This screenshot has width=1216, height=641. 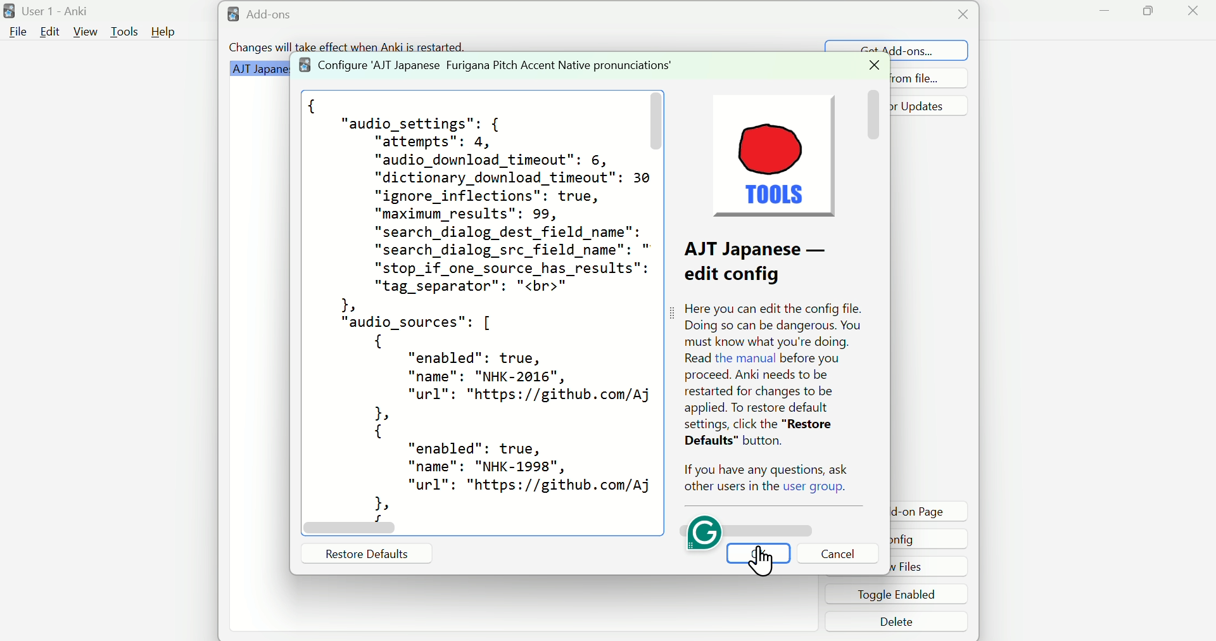 I want to click on Close, so click(x=871, y=67).